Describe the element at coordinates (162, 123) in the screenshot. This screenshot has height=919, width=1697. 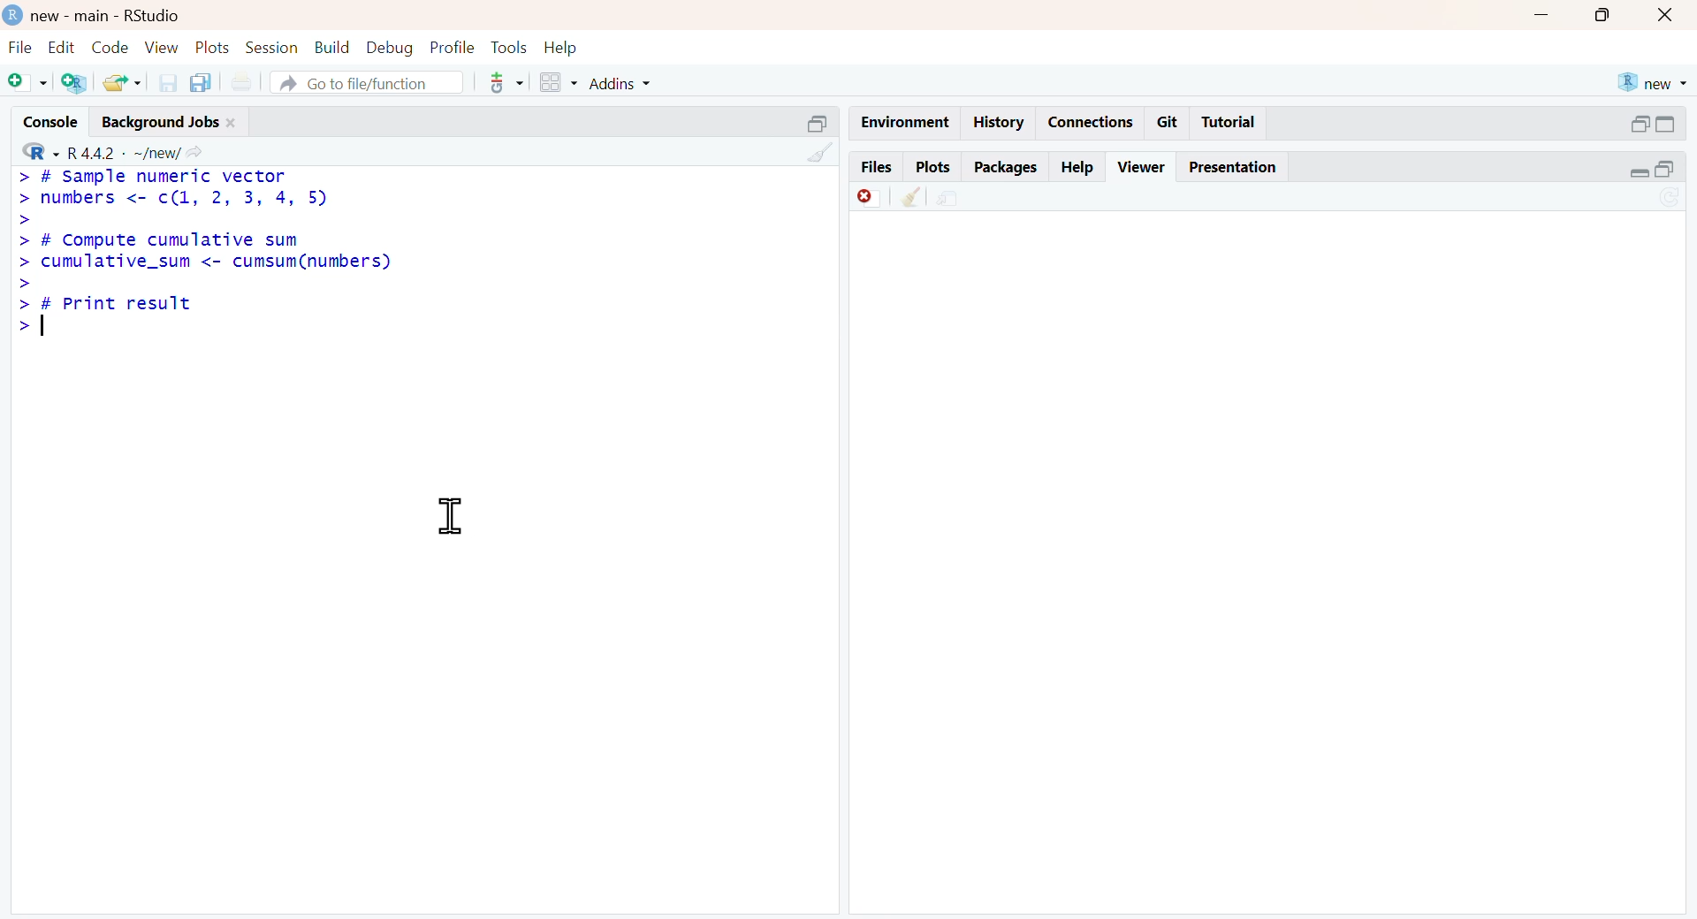
I see `Background jobs` at that location.